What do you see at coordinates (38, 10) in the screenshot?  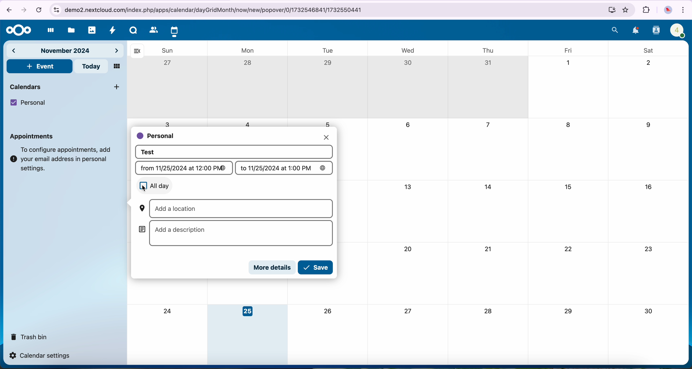 I see `cancel` at bounding box center [38, 10].